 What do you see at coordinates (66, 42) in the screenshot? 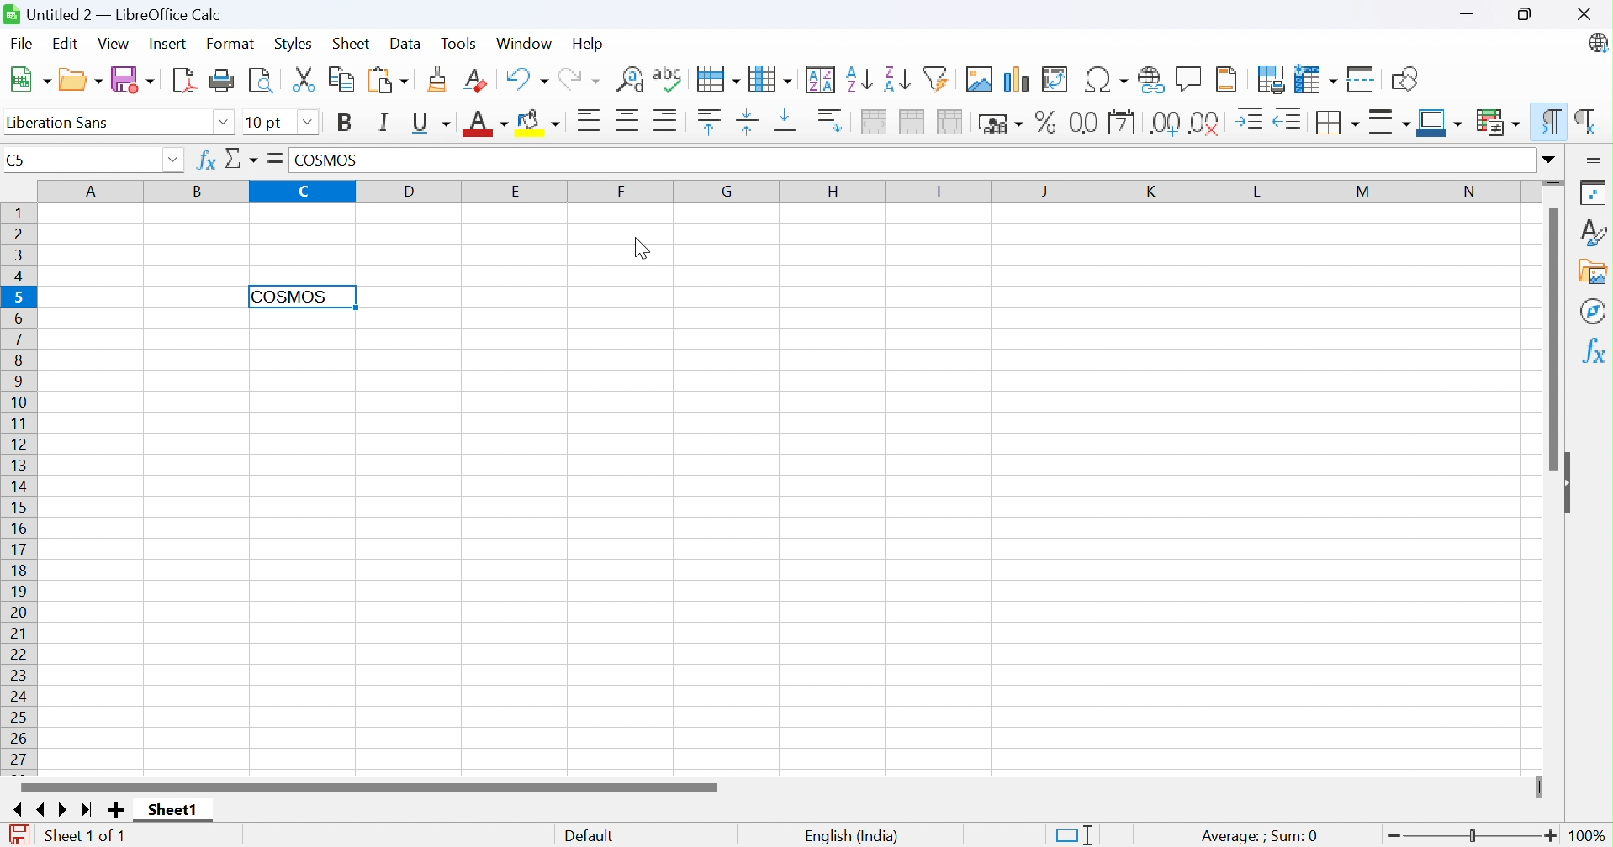
I see `Edit` at bounding box center [66, 42].